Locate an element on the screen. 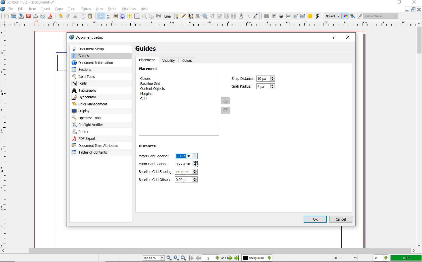 The image size is (422, 262). file is located at coordinates (11, 9).